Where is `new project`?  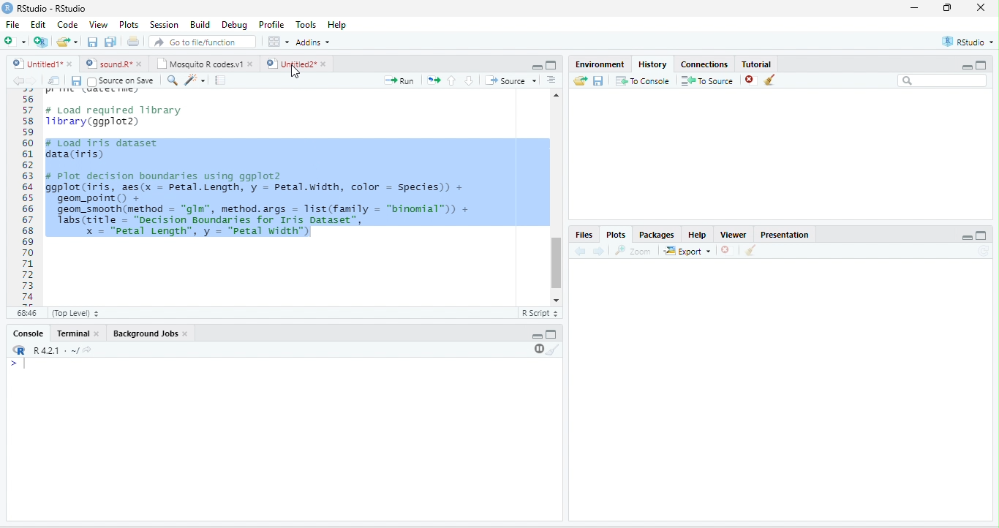
new project is located at coordinates (41, 42).